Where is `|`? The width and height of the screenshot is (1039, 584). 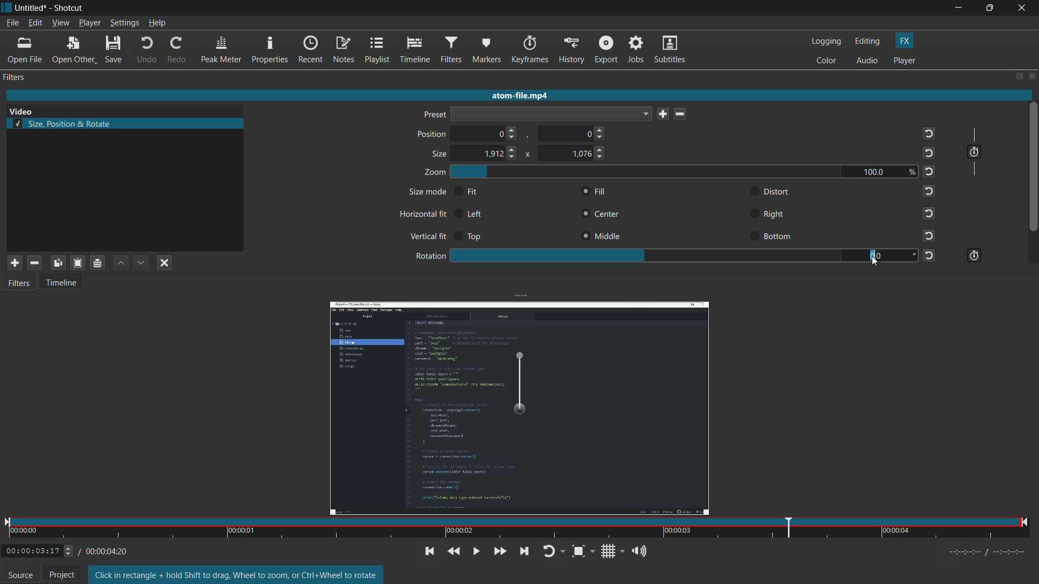
| is located at coordinates (978, 173).